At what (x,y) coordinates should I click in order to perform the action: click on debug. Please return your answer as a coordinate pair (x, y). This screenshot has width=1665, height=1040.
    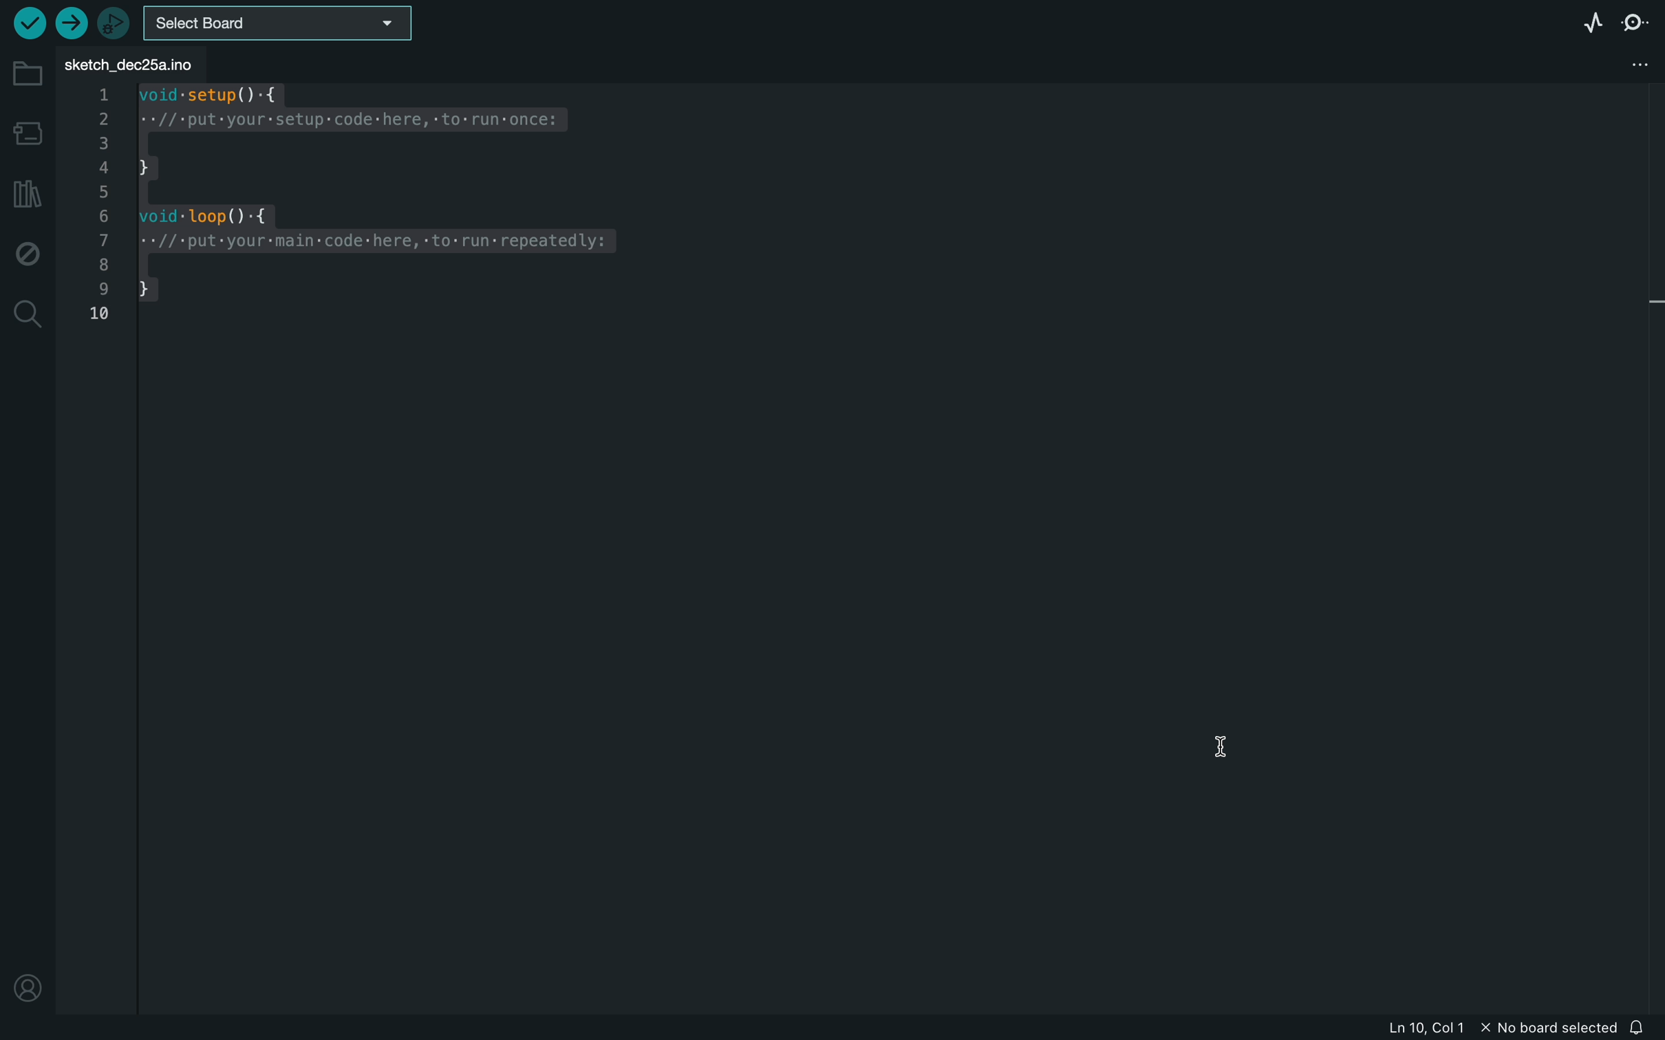
    Looking at the image, I should click on (26, 252).